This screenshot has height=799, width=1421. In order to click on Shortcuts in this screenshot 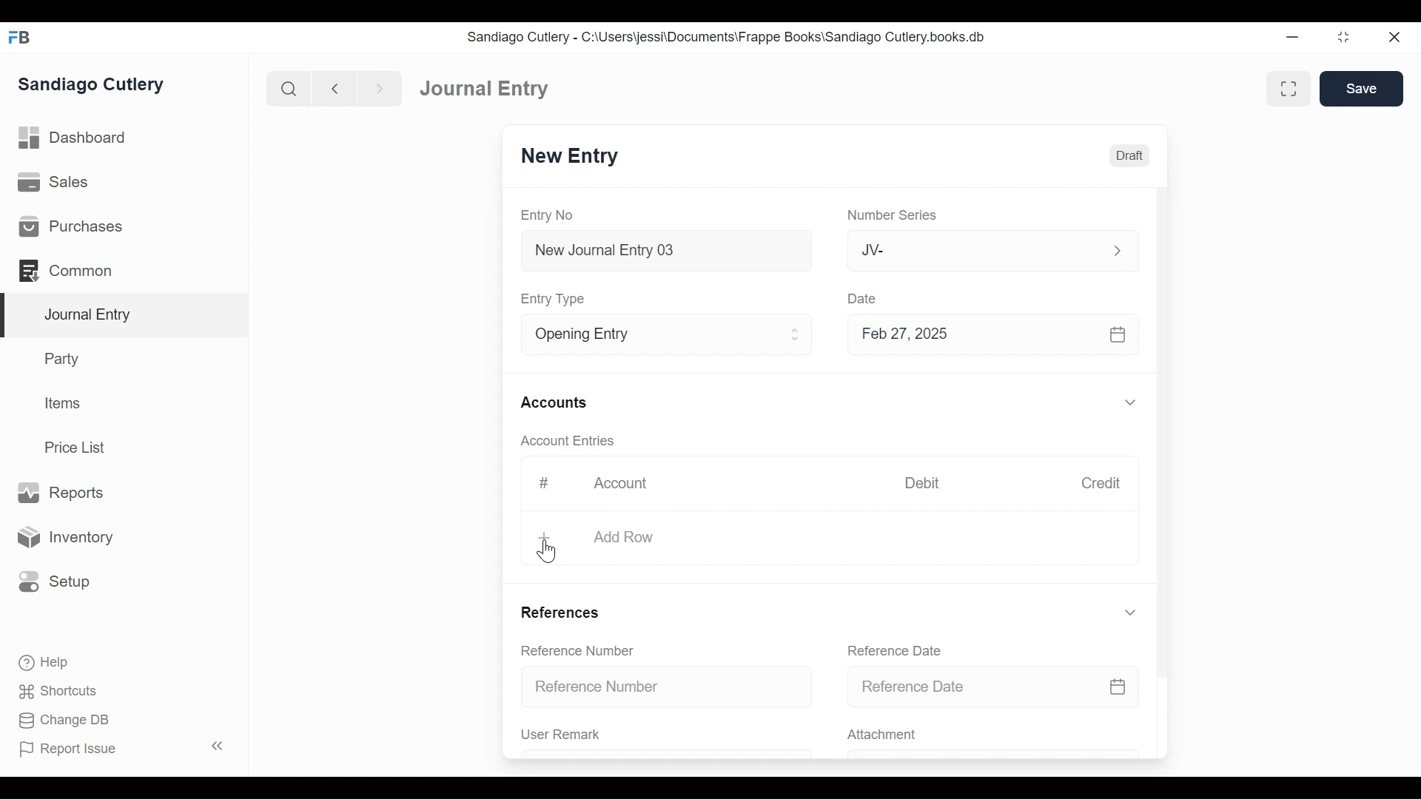, I will do `click(60, 693)`.